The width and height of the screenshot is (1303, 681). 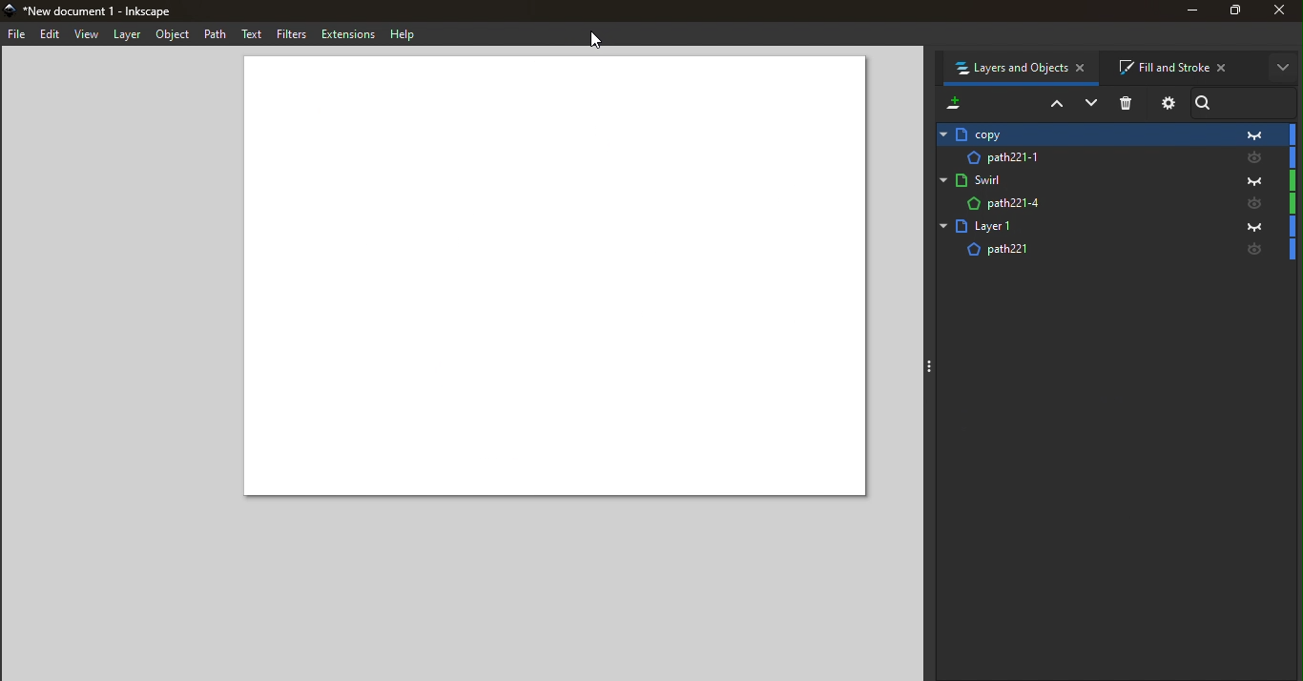 I want to click on View, so click(x=87, y=35).